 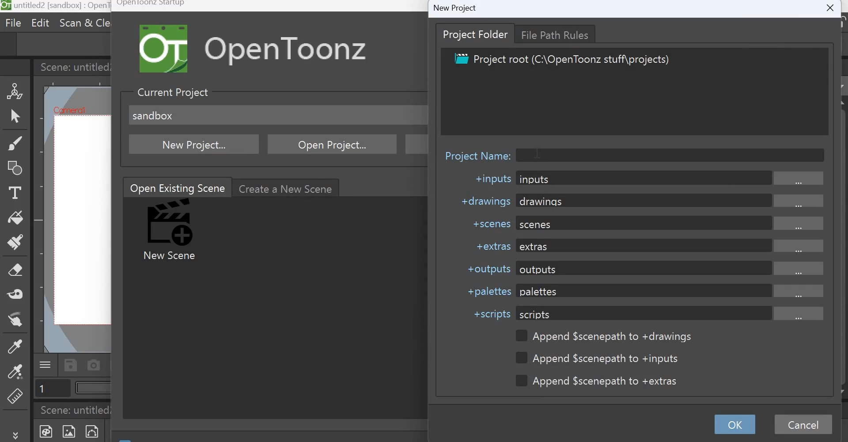 I want to click on Append $scenepath to +inputs, so click(x=601, y=358).